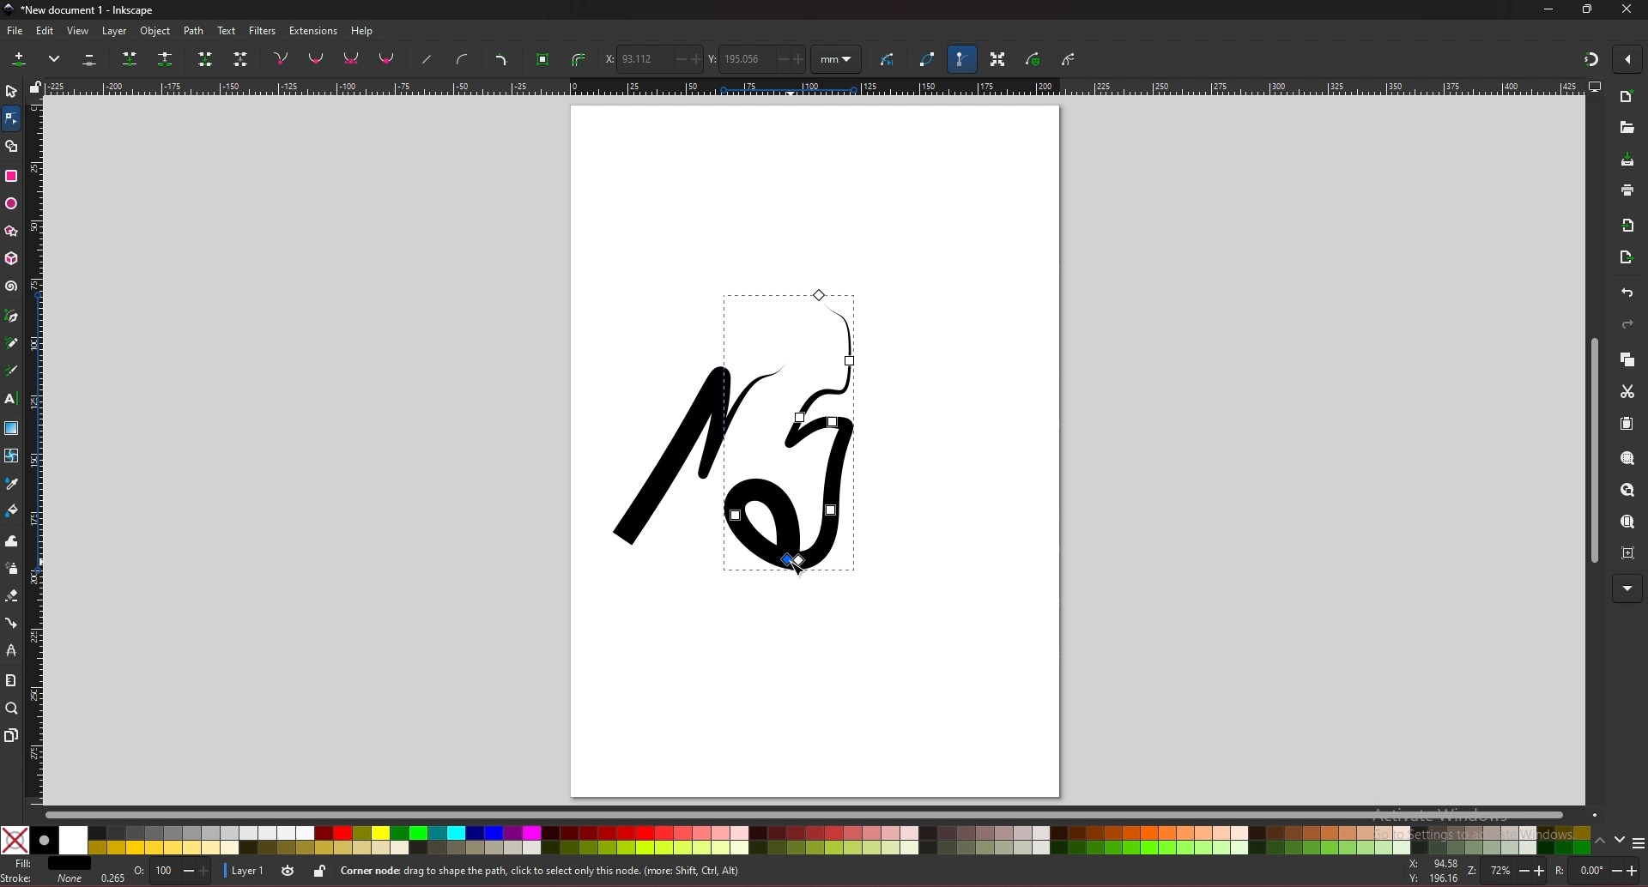 The width and height of the screenshot is (1648, 887). What do you see at coordinates (11, 91) in the screenshot?
I see `selector` at bounding box center [11, 91].